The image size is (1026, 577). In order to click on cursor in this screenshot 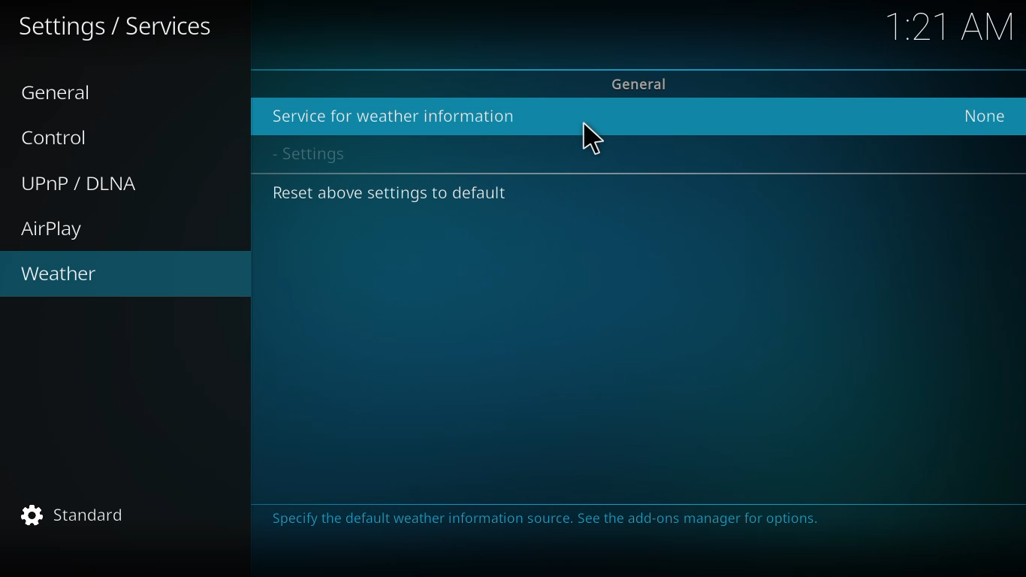, I will do `click(591, 139)`.